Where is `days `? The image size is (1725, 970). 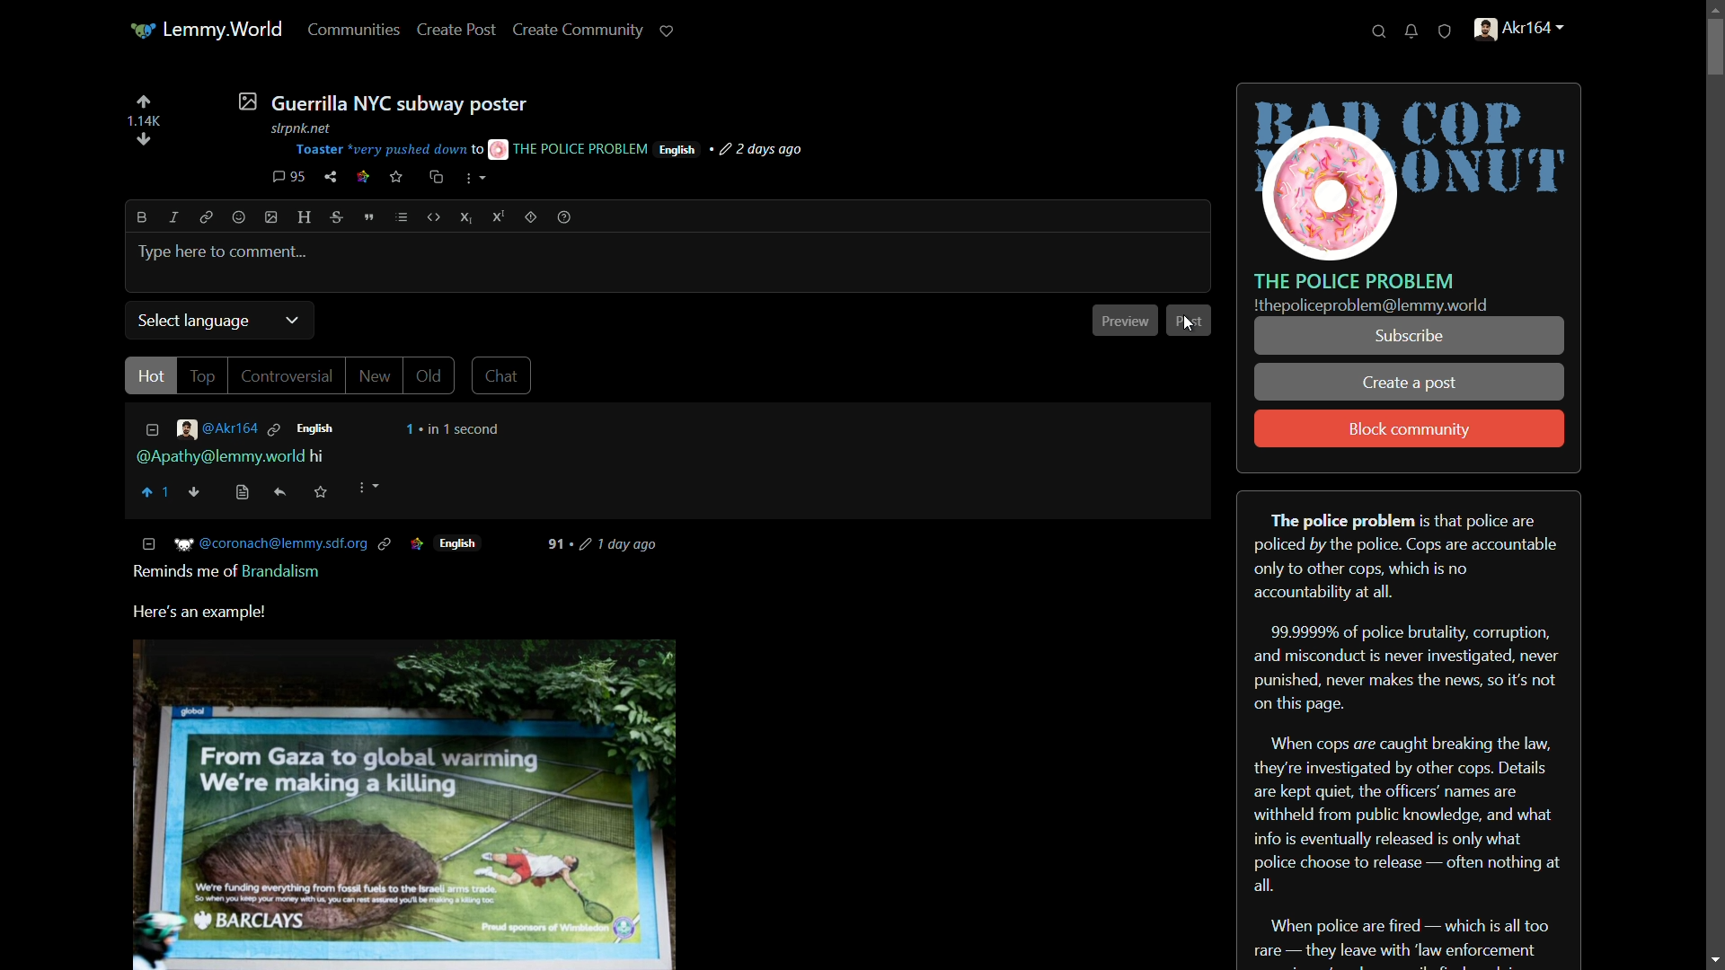
days  is located at coordinates (607, 541).